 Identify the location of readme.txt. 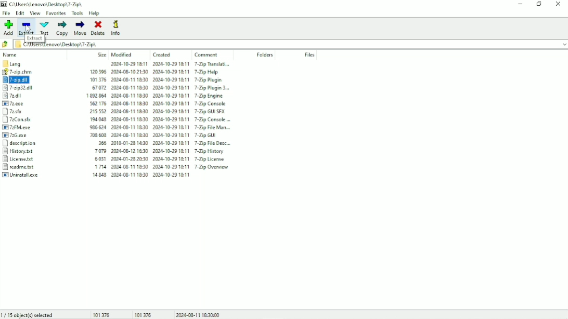
(29, 167).